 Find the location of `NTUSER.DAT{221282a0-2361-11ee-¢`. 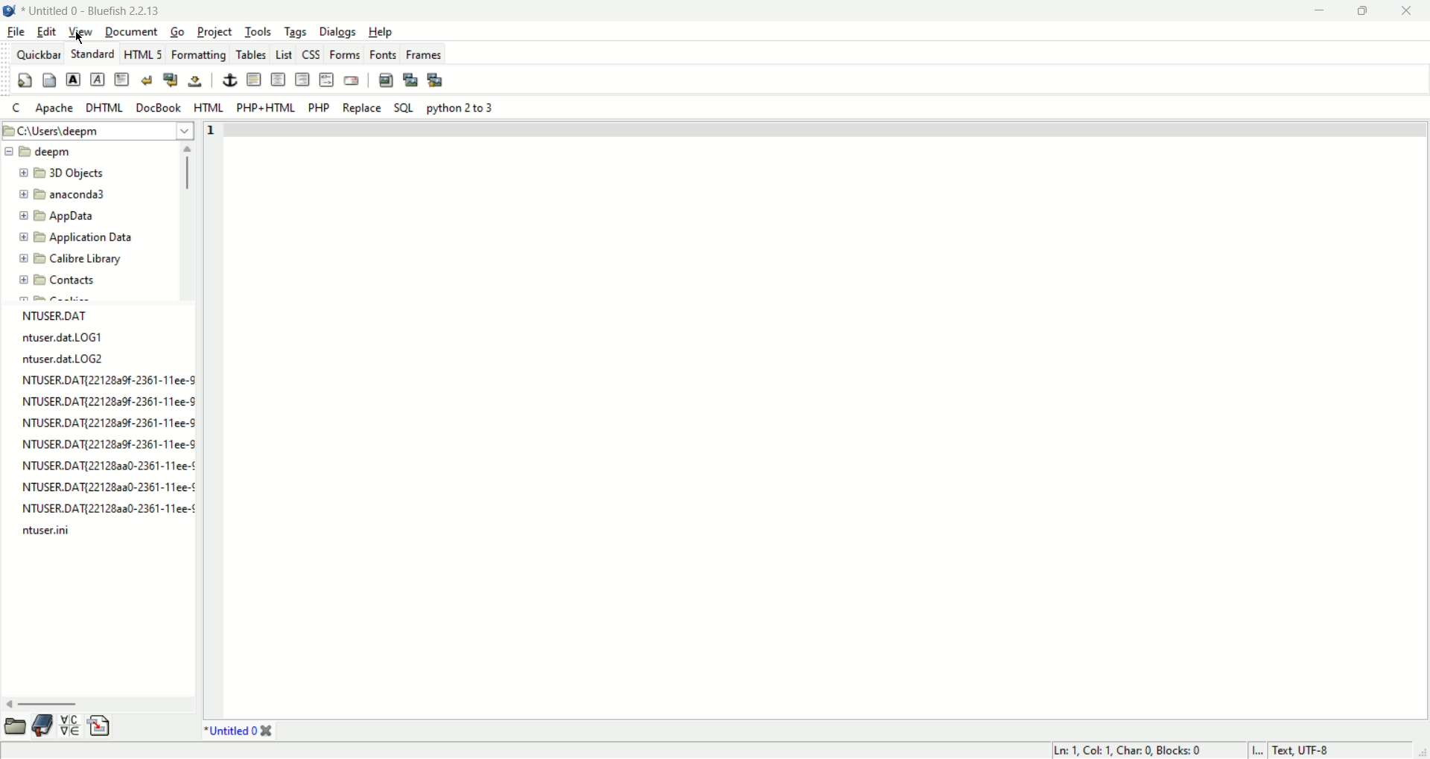

NTUSER.DAT{221282a0-2361-11ee-¢ is located at coordinates (107, 464).